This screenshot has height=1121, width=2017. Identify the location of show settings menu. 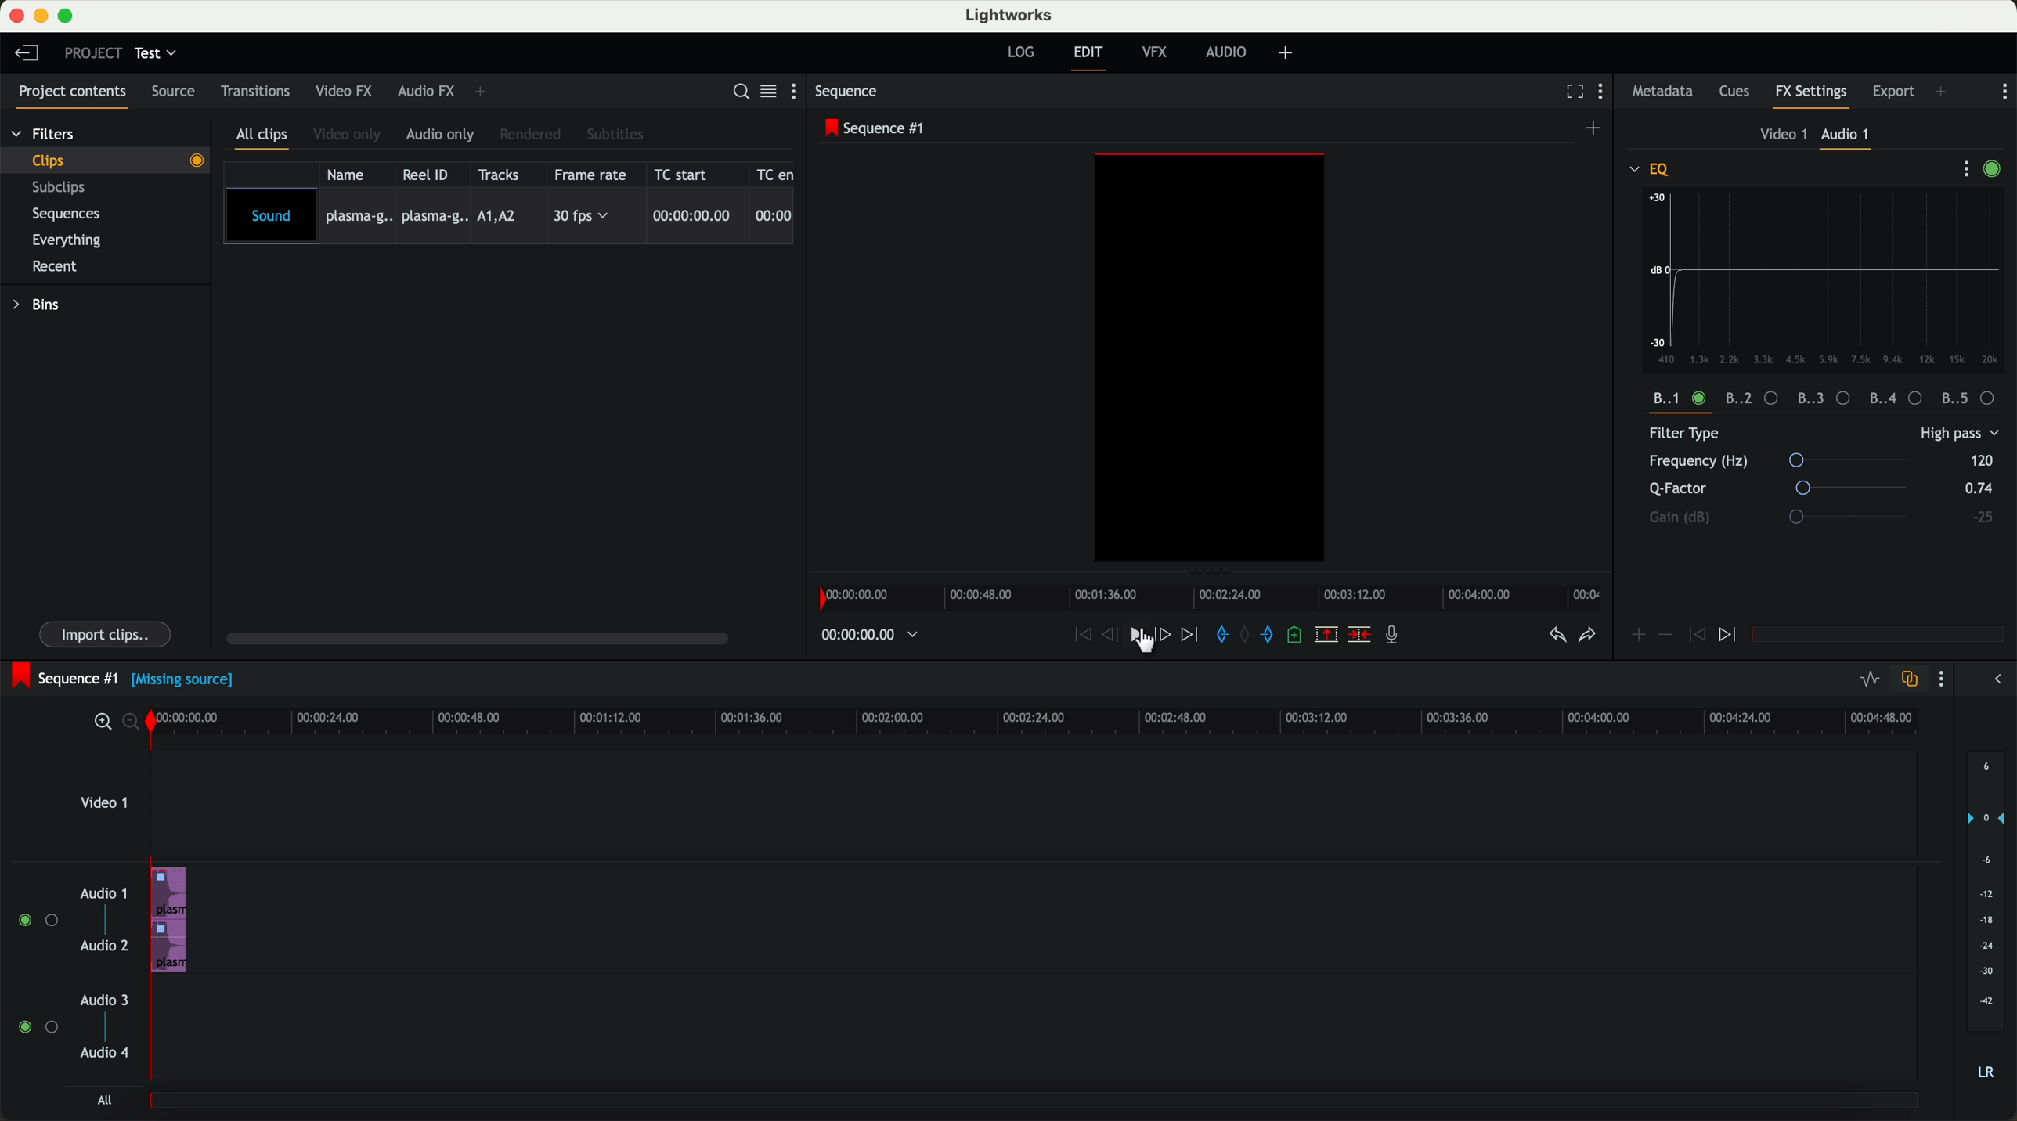
(797, 94).